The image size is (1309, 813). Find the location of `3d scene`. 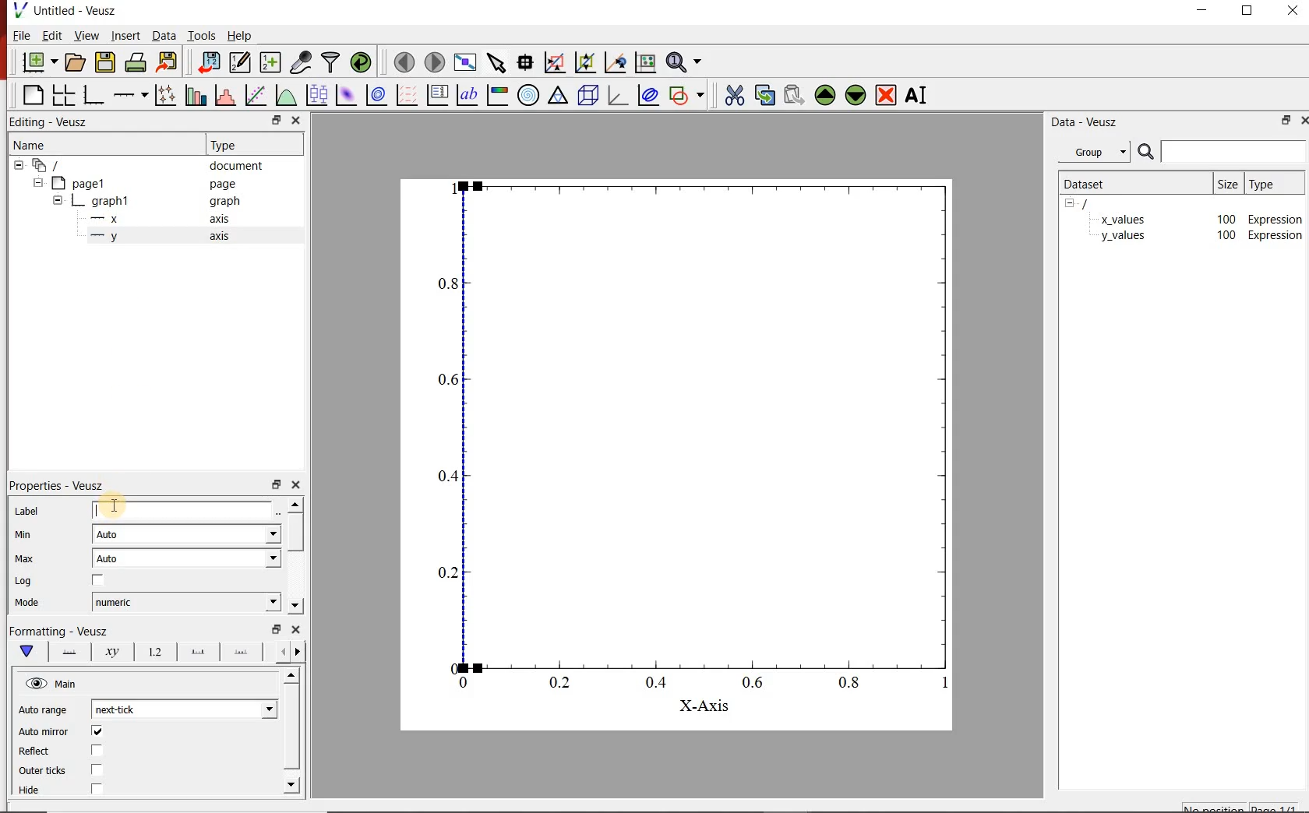

3d scene is located at coordinates (590, 97).